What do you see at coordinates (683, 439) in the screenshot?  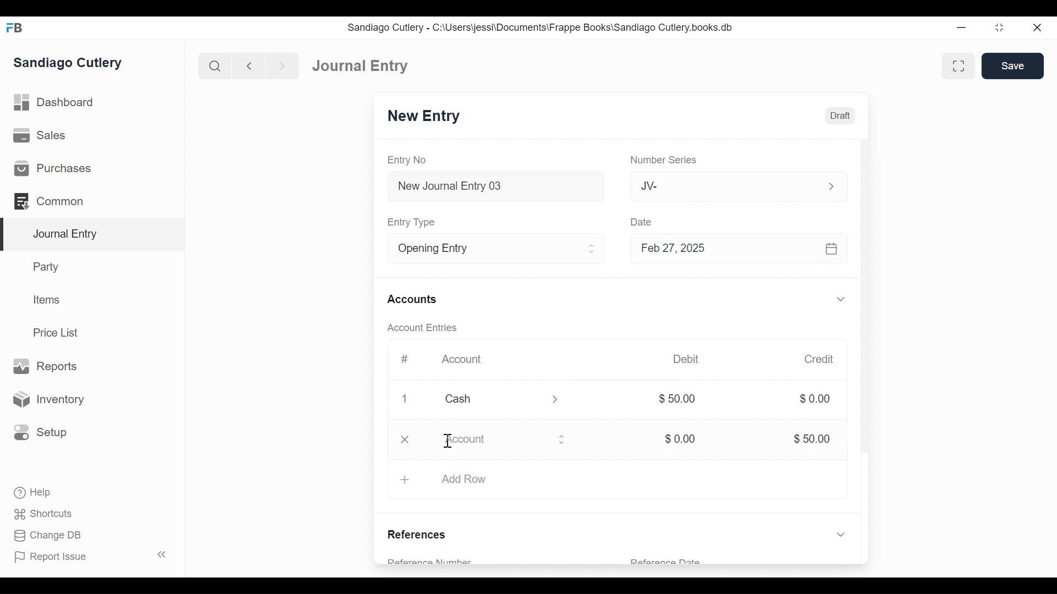 I see `$0.00` at bounding box center [683, 439].